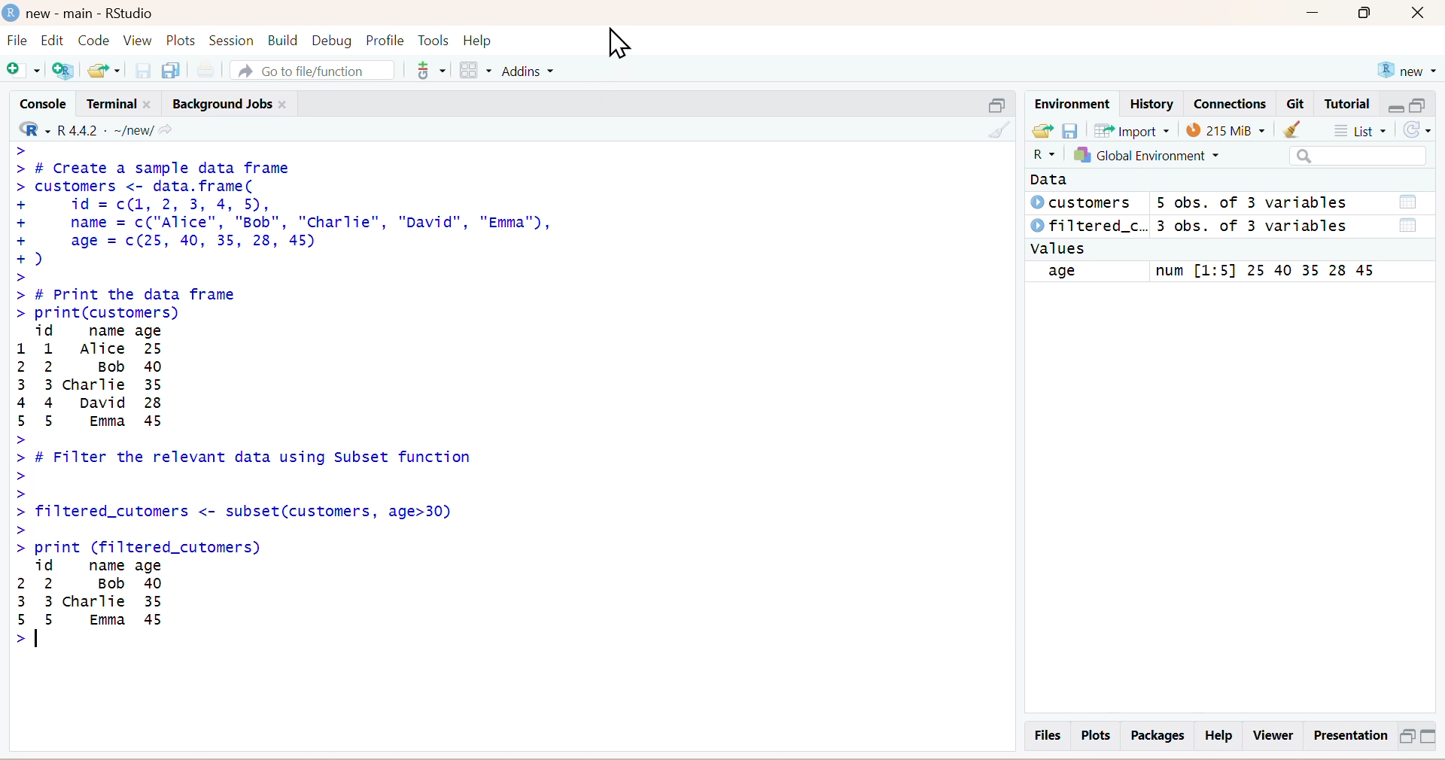  Describe the element at coordinates (232, 101) in the screenshot. I see `Background Jobs` at that location.